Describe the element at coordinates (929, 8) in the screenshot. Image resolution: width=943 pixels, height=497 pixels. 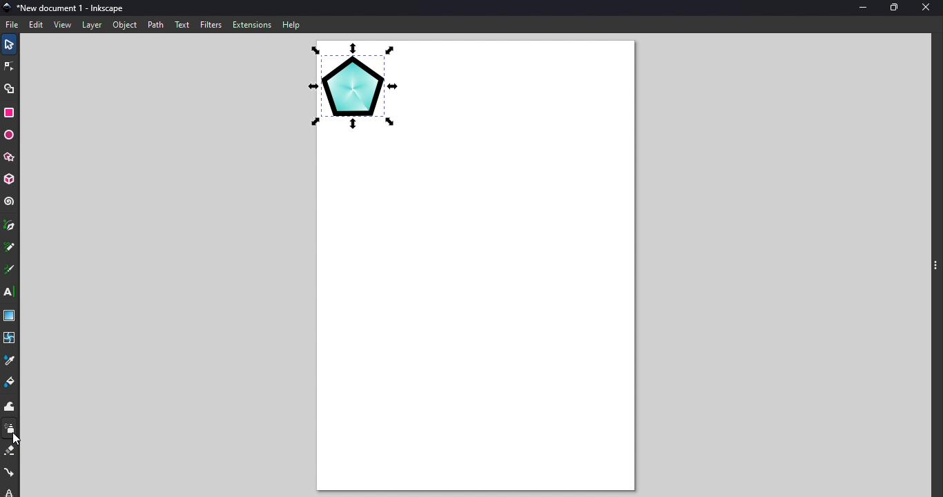
I see `Close` at that location.